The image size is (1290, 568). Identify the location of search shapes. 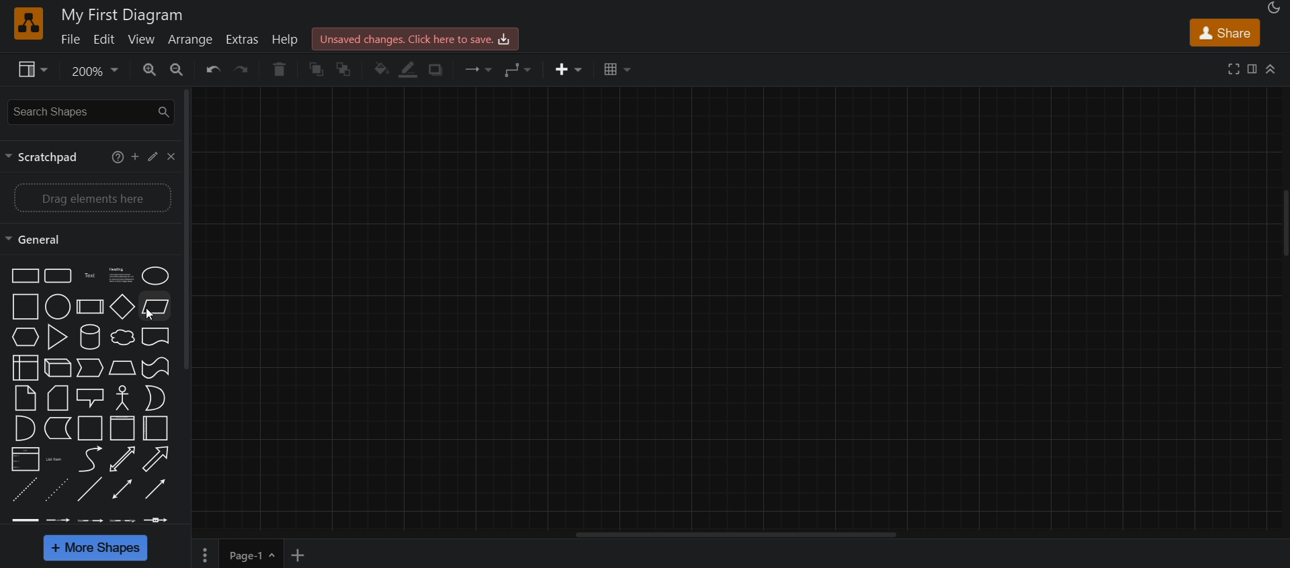
(89, 113).